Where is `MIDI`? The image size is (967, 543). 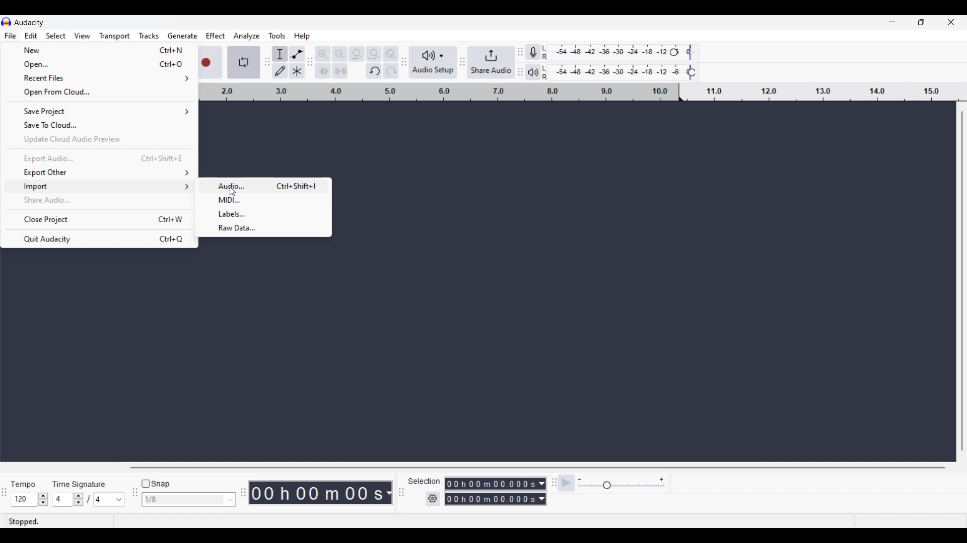 MIDI is located at coordinates (264, 200).